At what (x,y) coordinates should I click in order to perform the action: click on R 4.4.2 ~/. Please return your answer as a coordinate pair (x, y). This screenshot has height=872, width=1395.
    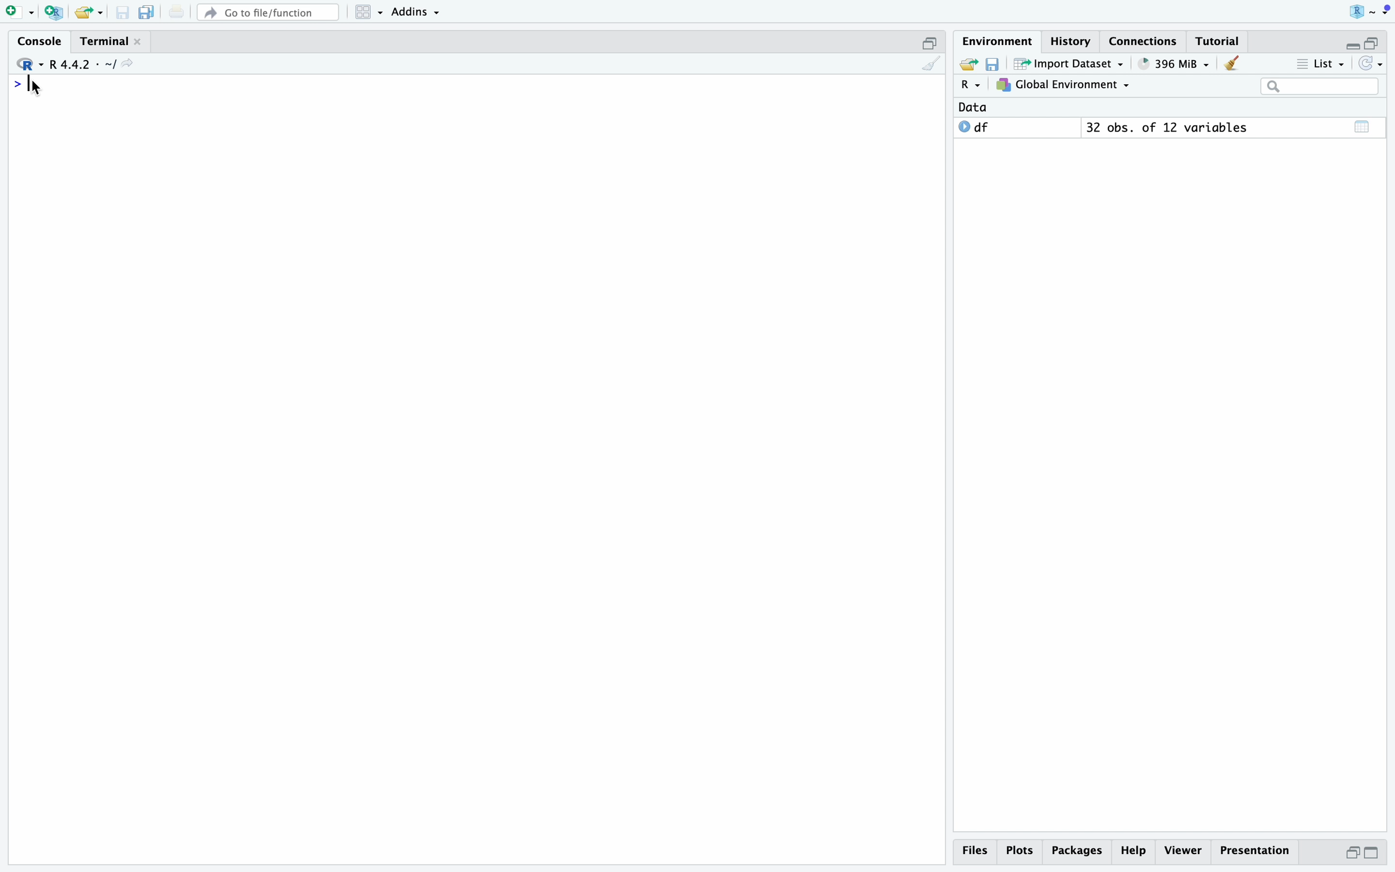
    Looking at the image, I should click on (84, 65).